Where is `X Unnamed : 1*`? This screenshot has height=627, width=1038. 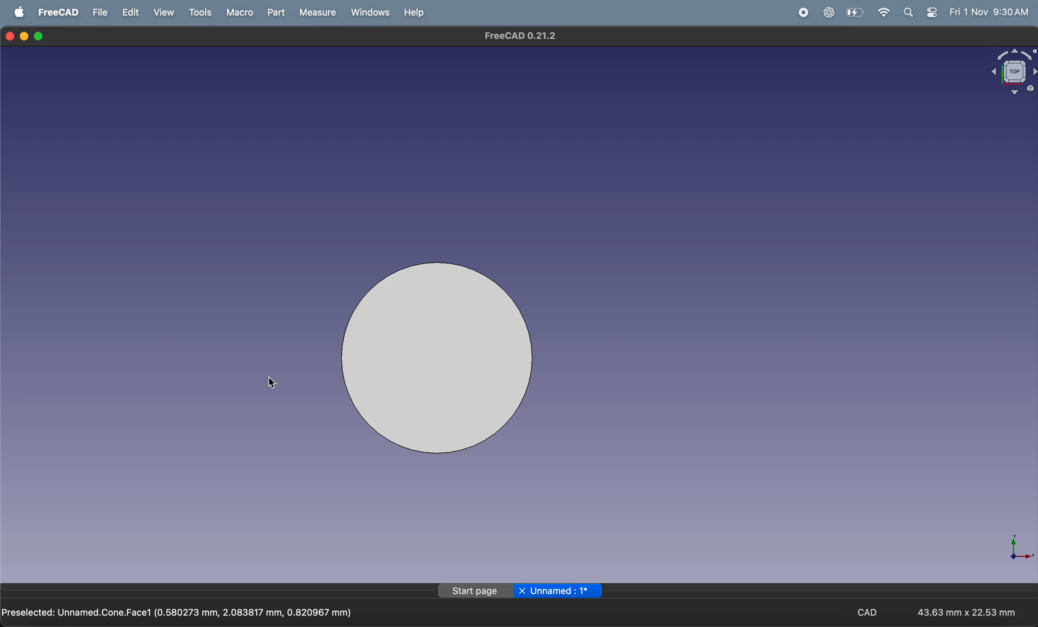
X Unnamed : 1* is located at coordinates (559, 589).